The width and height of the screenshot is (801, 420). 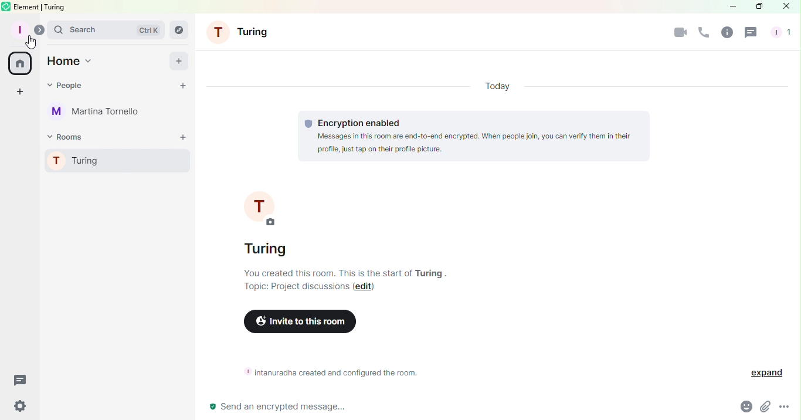 I want to click on Attachment, so click(x=763, y=408).